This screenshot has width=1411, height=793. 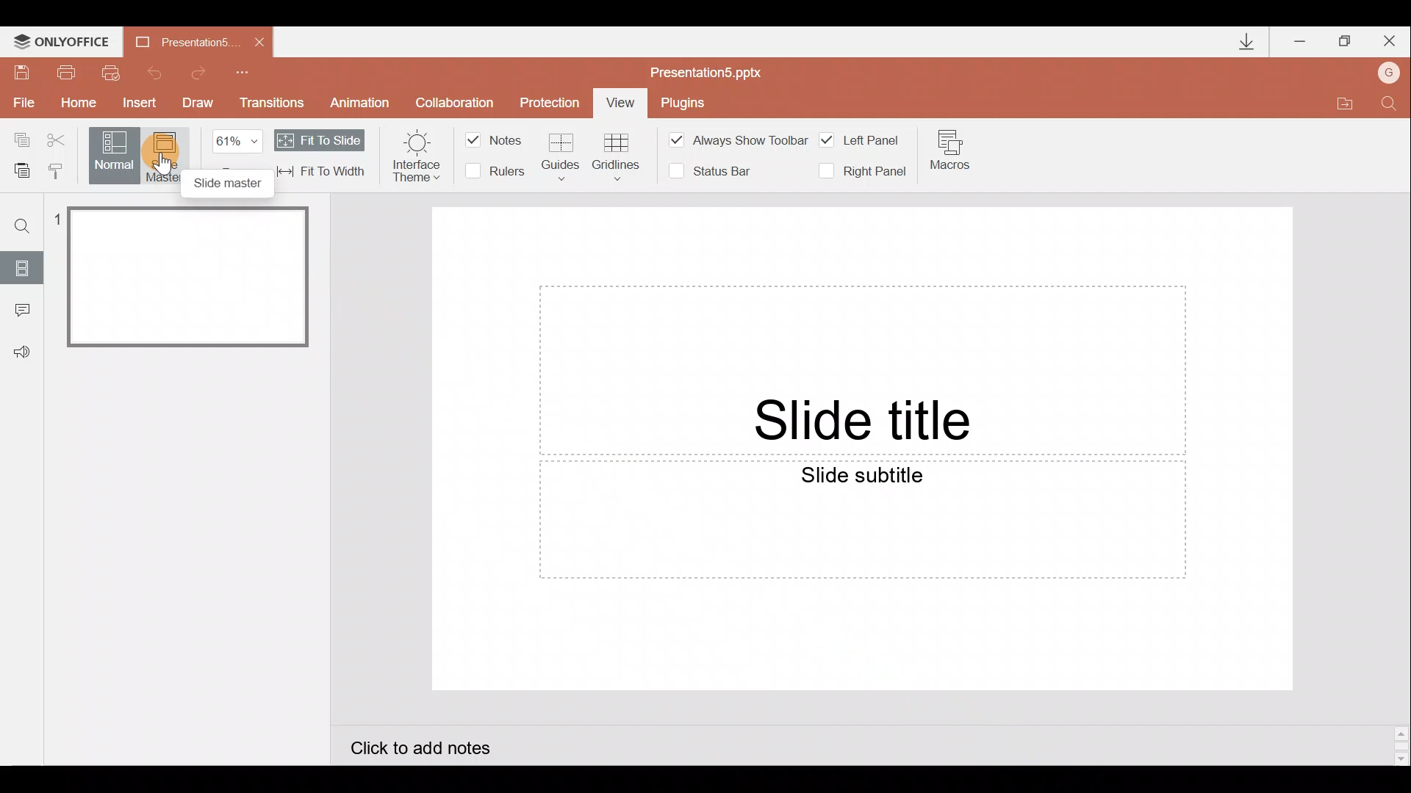 What do you see at coordinates (1392, 38) in the screenshot?
I see `Close` at bounding box center [1392, 38].